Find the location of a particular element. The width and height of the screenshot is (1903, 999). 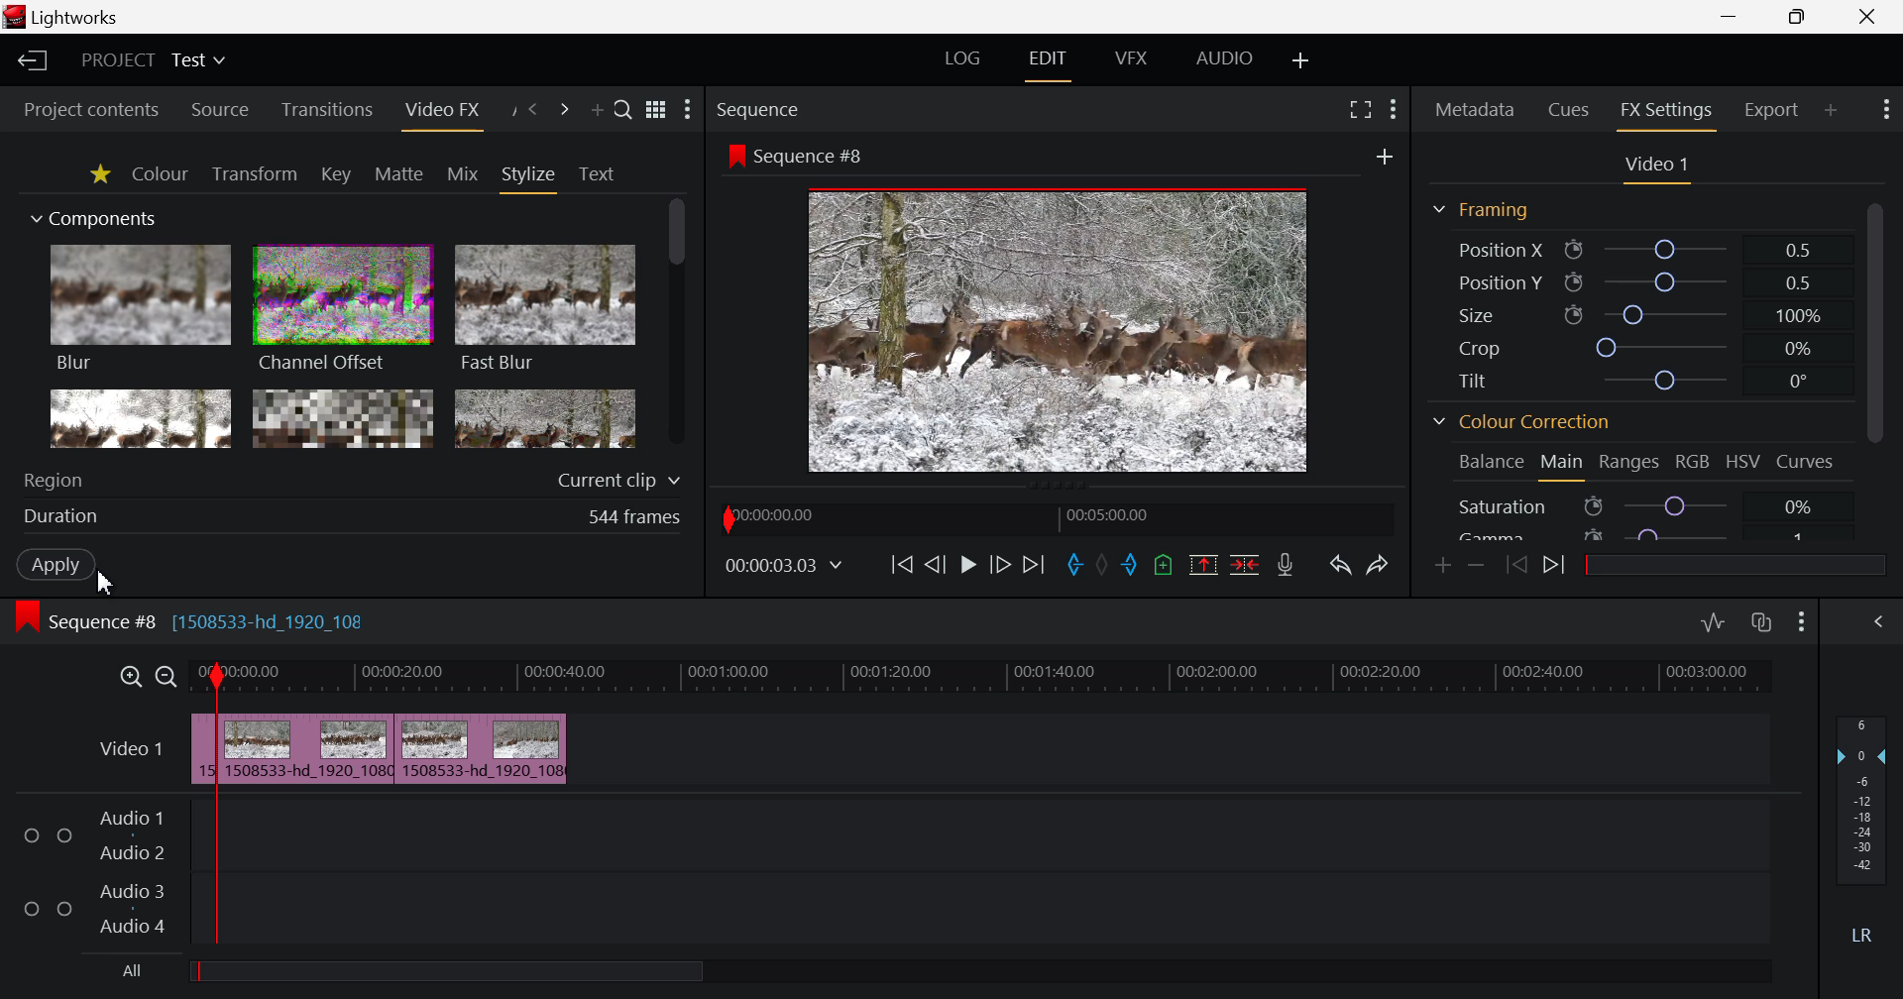

Mark In is located at coordinates (1076, 565).